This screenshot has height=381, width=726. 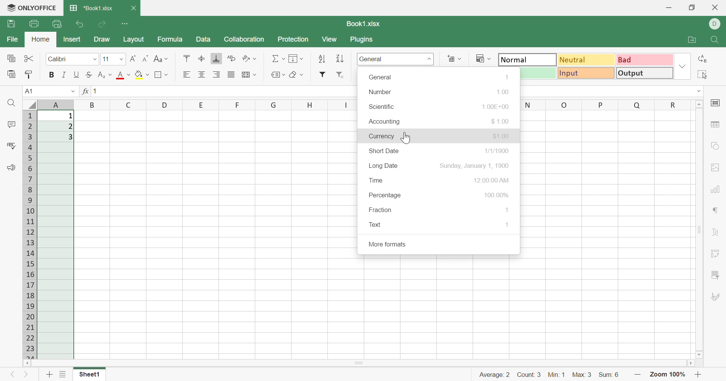 What do you see at coordinates (231, 74) in the screenshot?
I see `Justified` at bounding box center [231, 74].